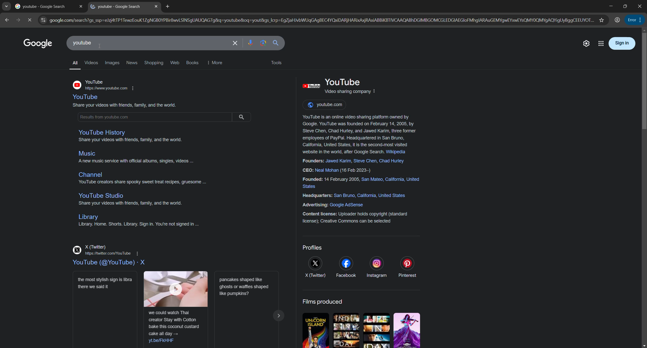 The image size is (647, 348). What do you see at coordinates (132, 62) in the screenshot?
I see `news` at bounding box center [132, 62].